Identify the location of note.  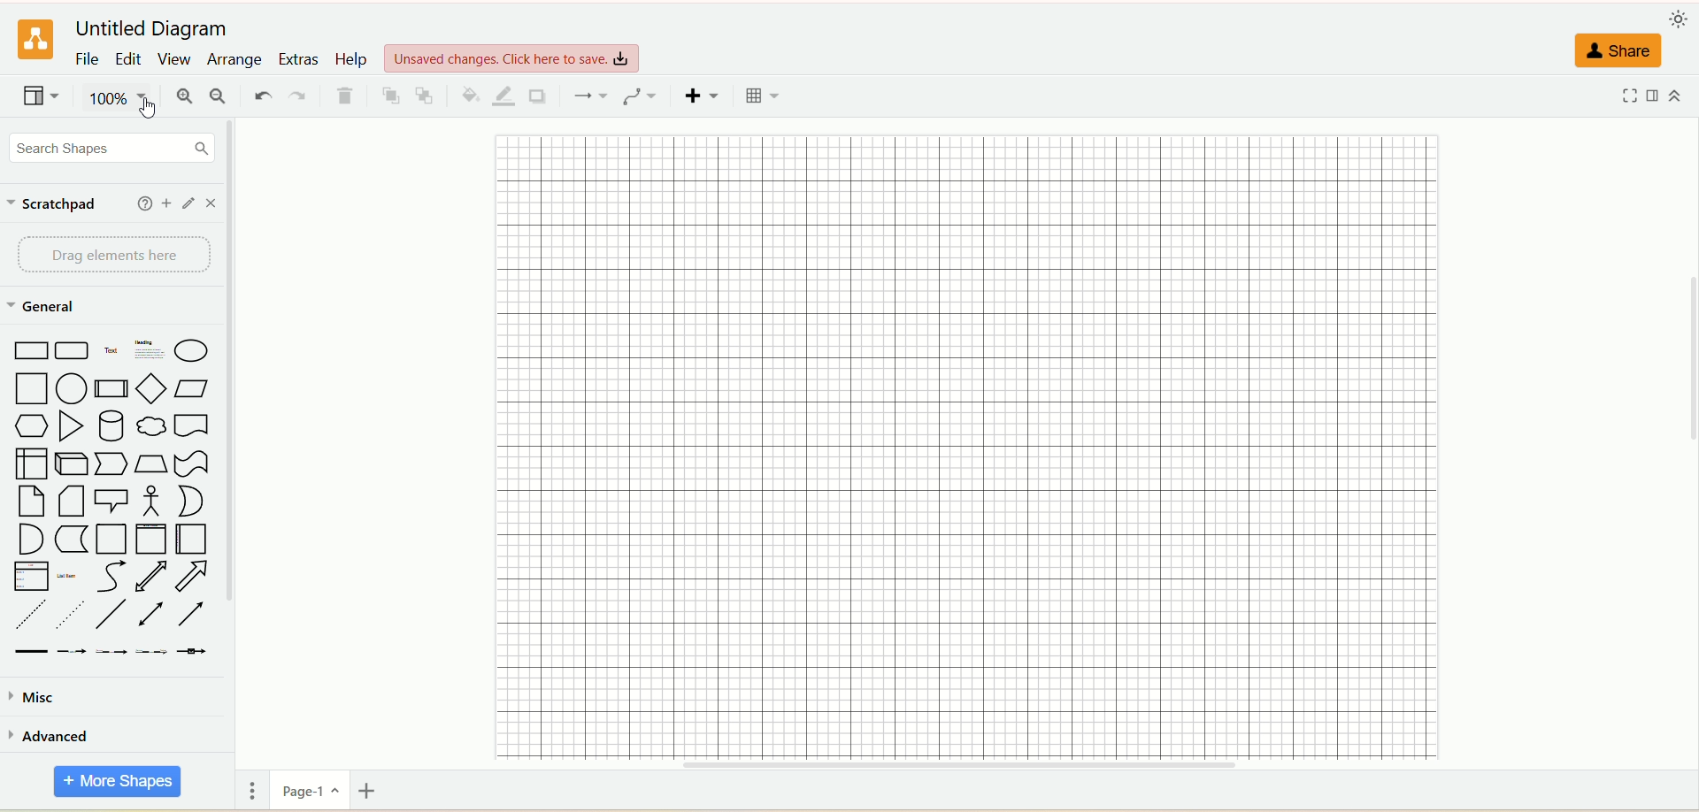
(28, 502).